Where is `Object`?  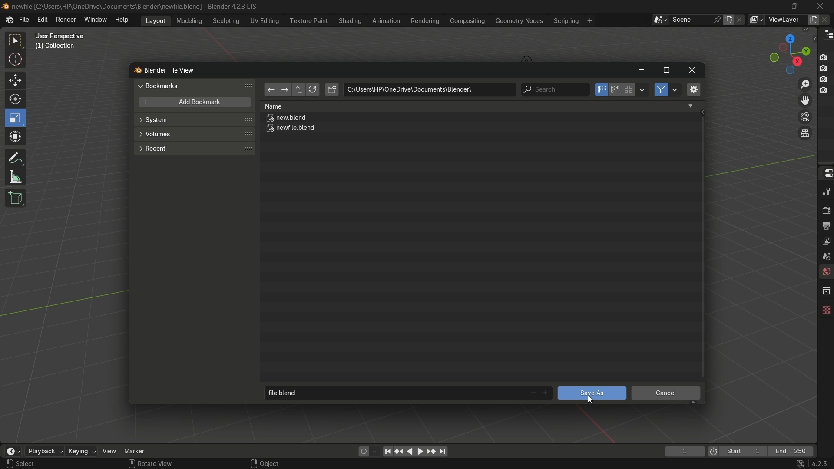
Object is located at coordinates (275, 461).